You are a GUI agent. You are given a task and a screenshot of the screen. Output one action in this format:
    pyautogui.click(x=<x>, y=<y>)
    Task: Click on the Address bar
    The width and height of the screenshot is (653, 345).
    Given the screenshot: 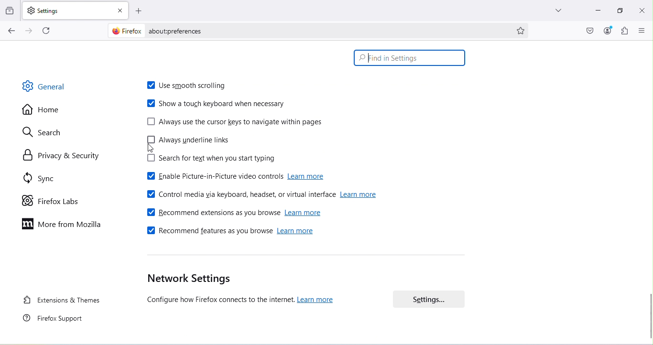 What is the action you would take?
    pyautogui.click(x=326, y=31)
    